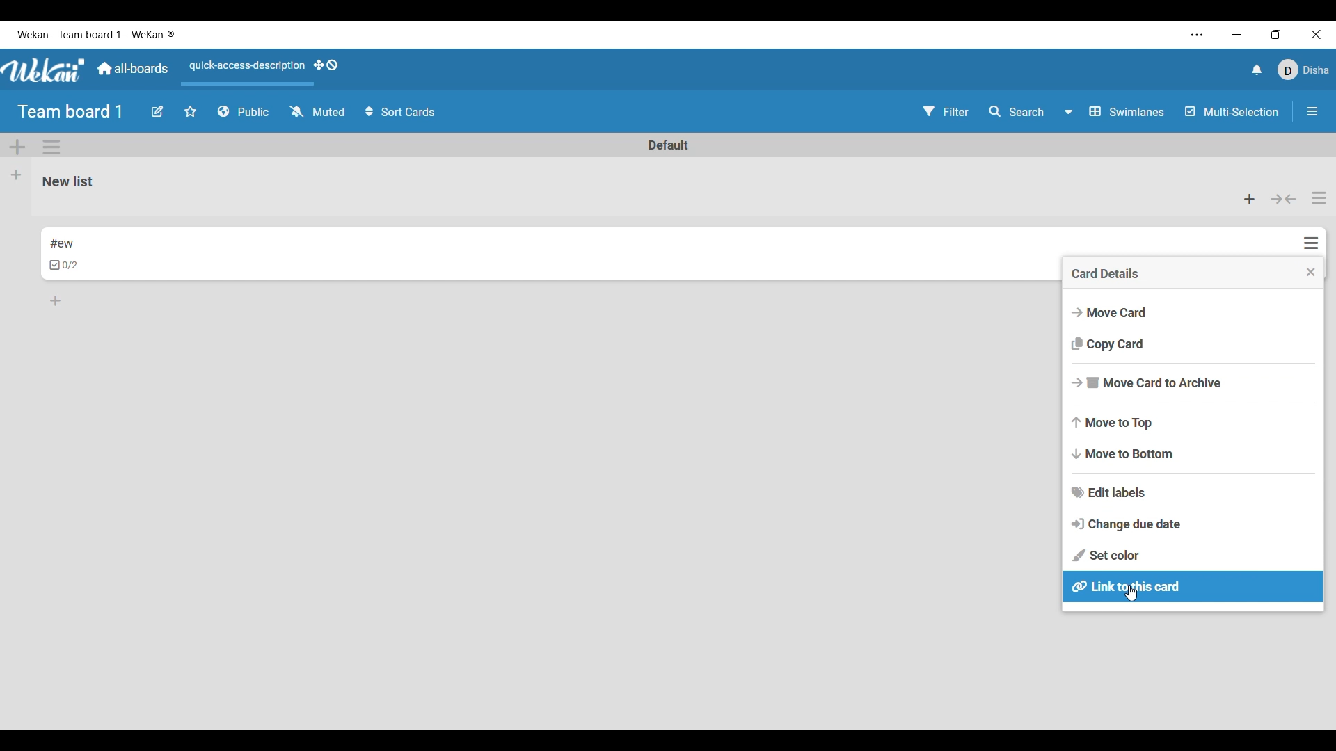 The width and height of the screenshot is (1336, 751). Describe the element at coordinates (1193, 383) in the screenshot. I see `Move card to archive` at that location.